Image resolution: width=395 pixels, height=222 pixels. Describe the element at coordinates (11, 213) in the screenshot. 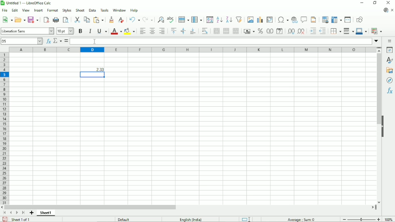

I see `Scroll to previous sheet` at that location.